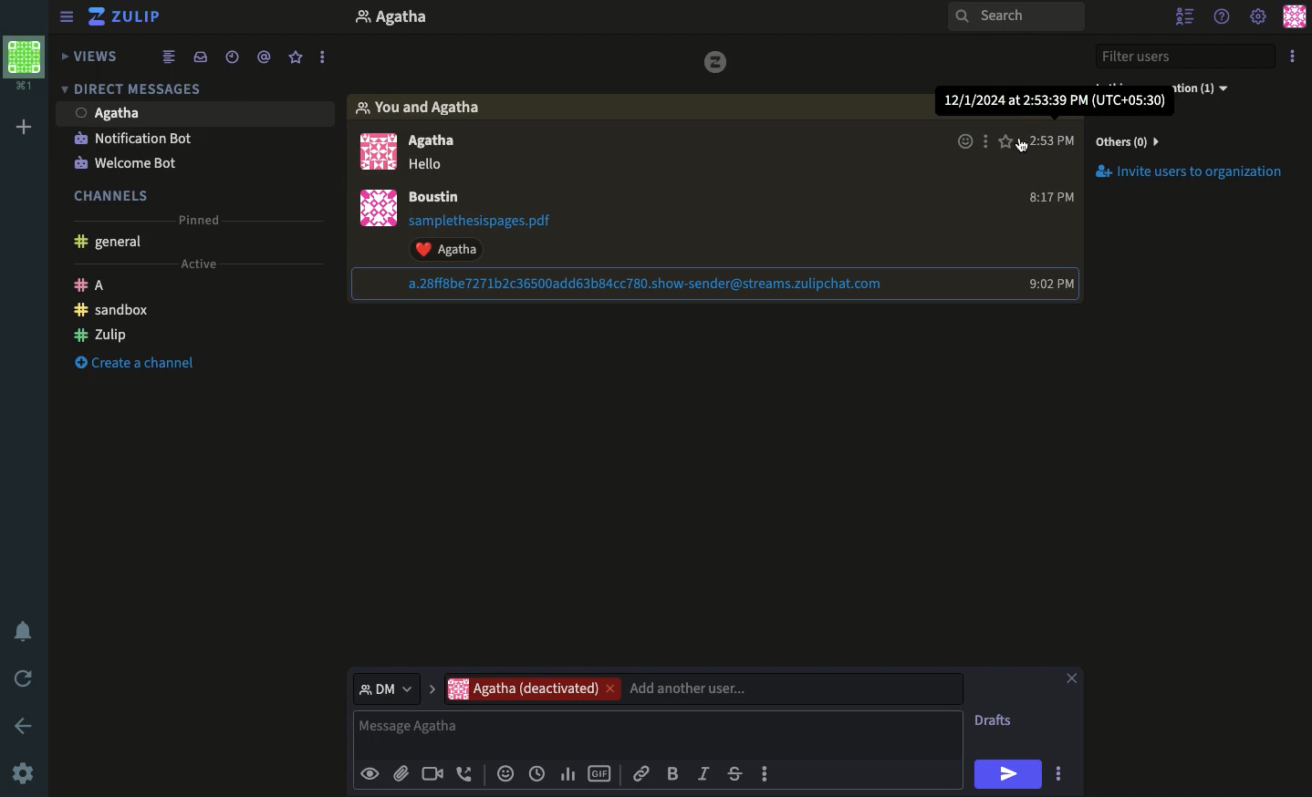  Describe the element at coordinates (570, 775) in the screenshot. I see `Chart` at that location.